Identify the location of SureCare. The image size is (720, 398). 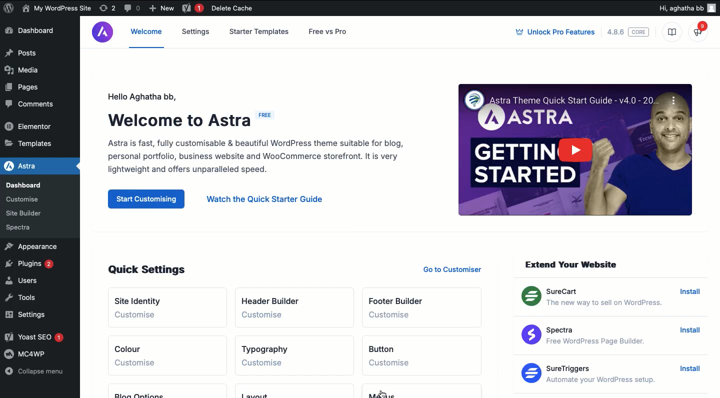
(593, 298).